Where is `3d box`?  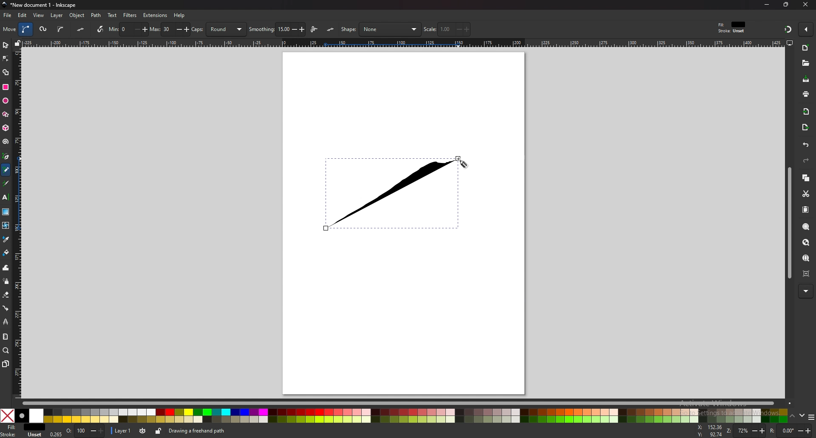
3d box is located at coordinates (6, 128).